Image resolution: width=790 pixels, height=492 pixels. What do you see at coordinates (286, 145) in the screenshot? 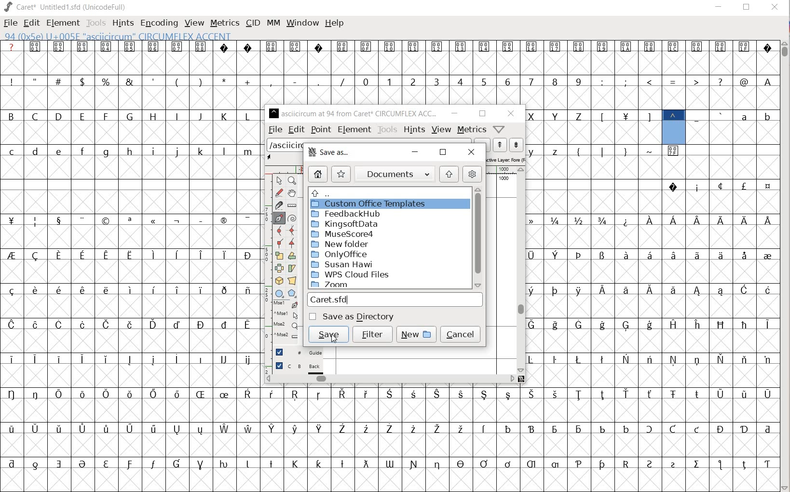
I see `load word list` at bounding box center [286, 145].